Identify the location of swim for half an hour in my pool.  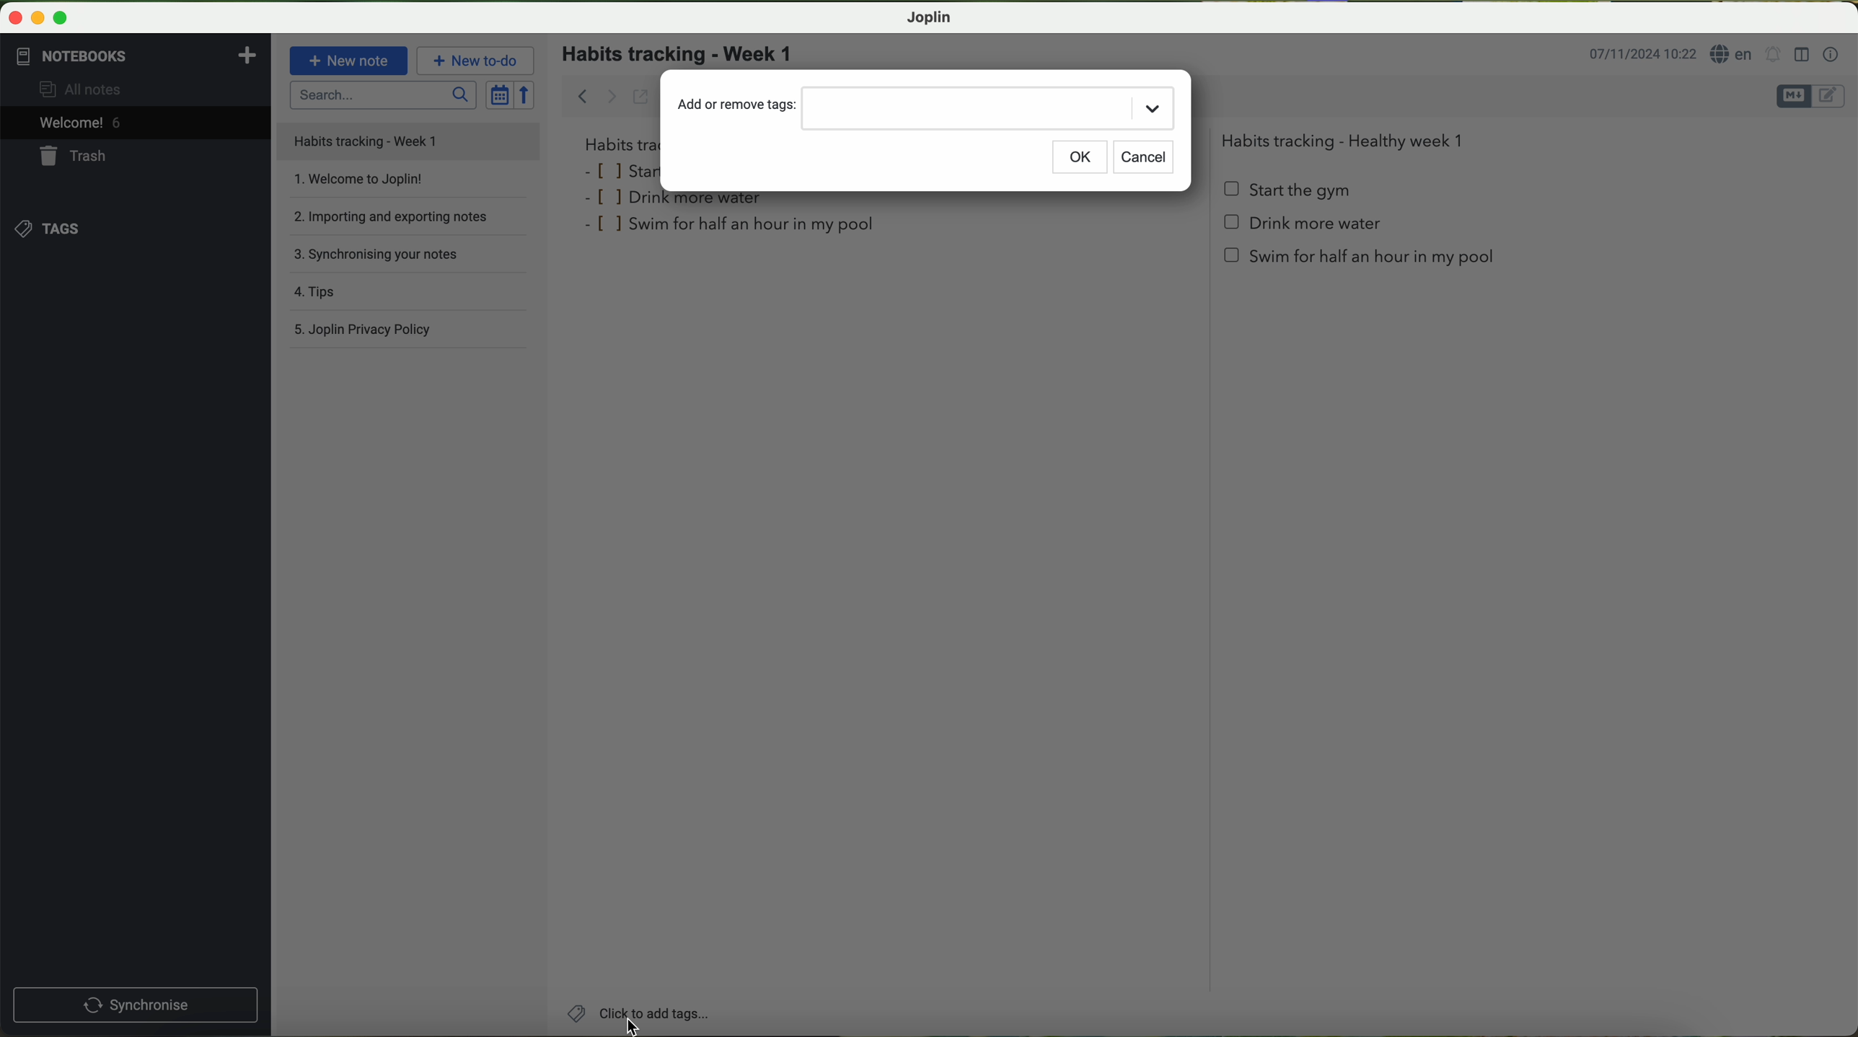
(1362, 261).